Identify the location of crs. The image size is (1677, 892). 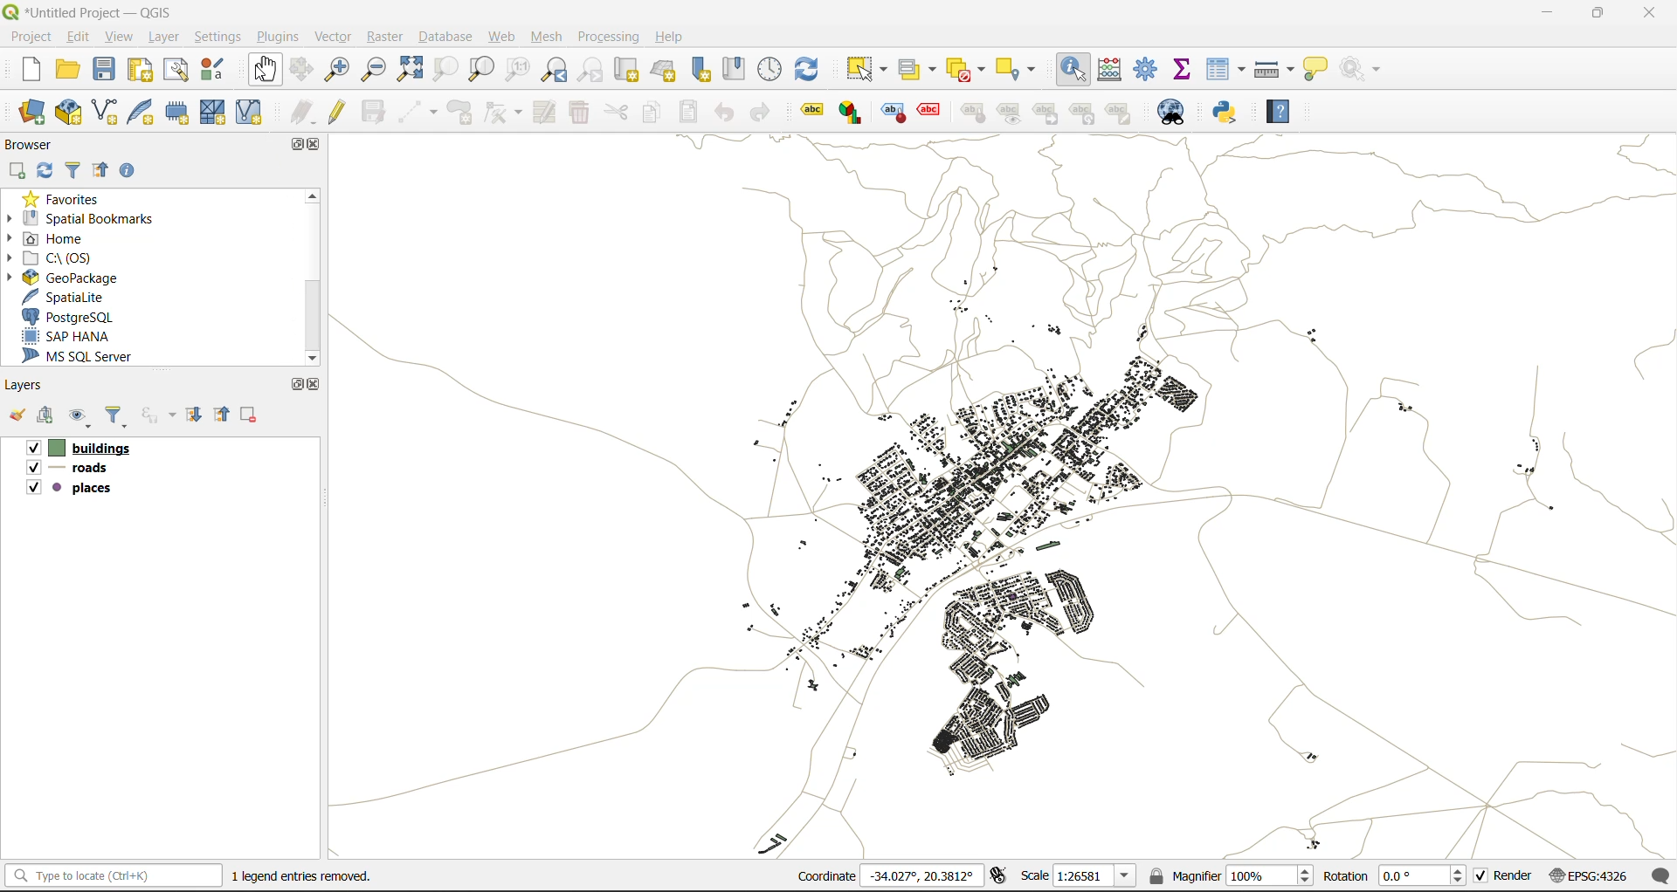
(1594, 875).